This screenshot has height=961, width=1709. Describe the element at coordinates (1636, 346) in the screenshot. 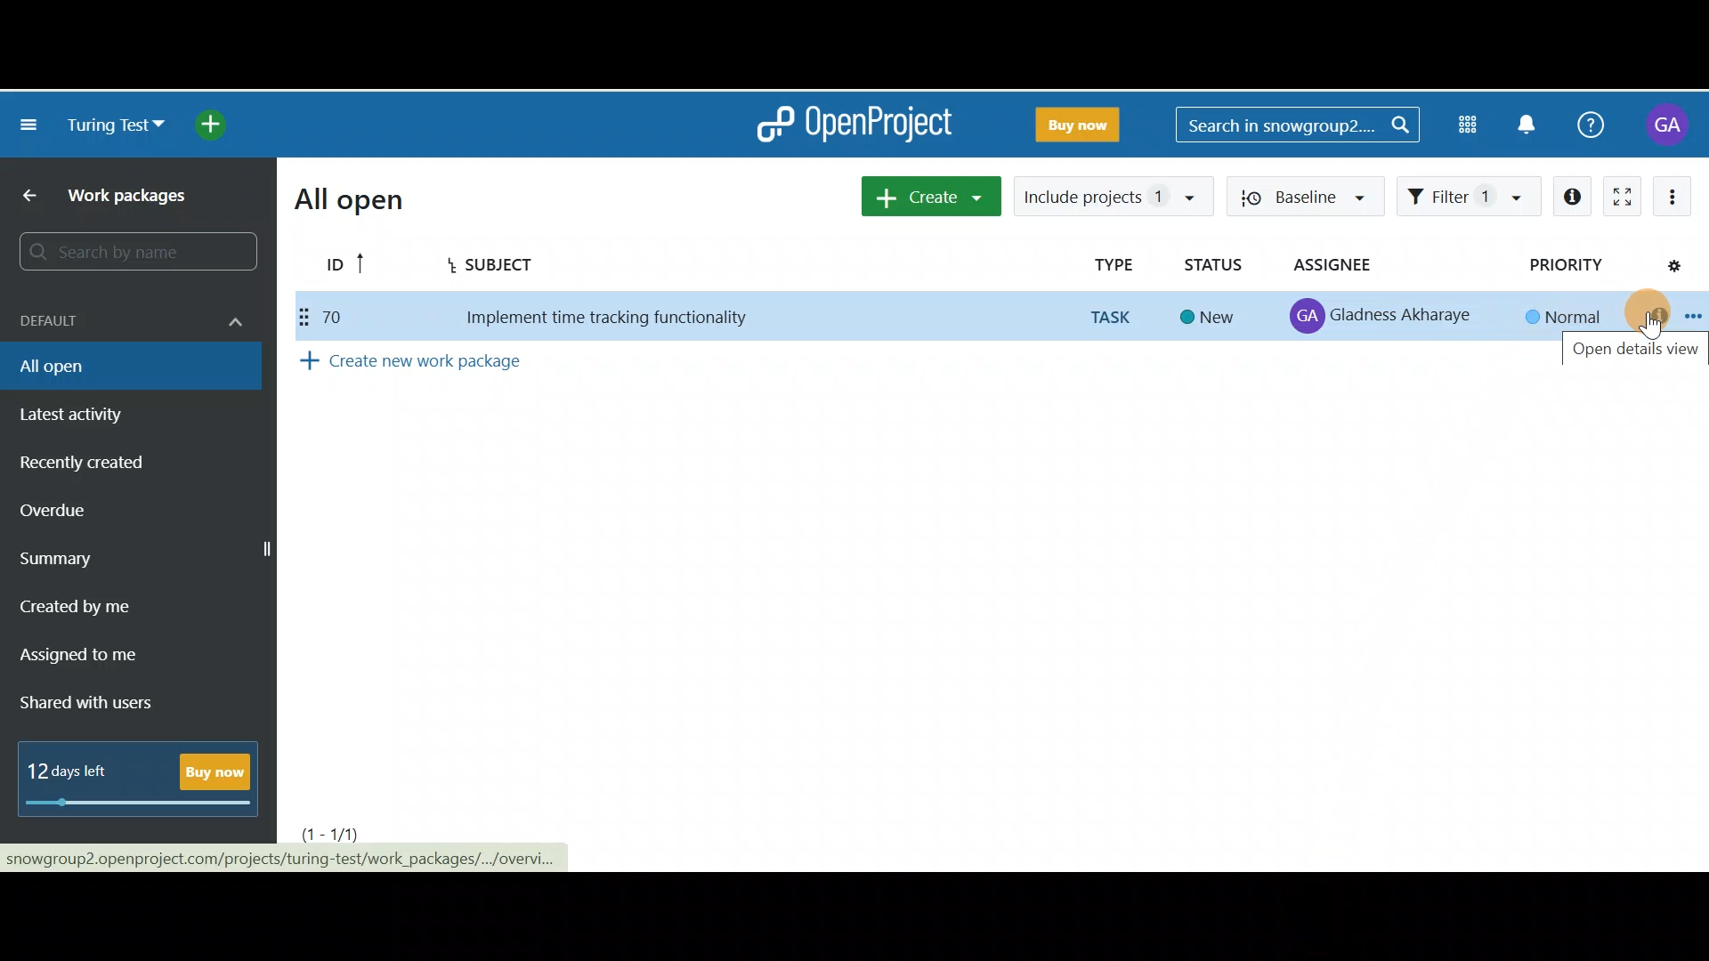

I see `Open details view` at that location.